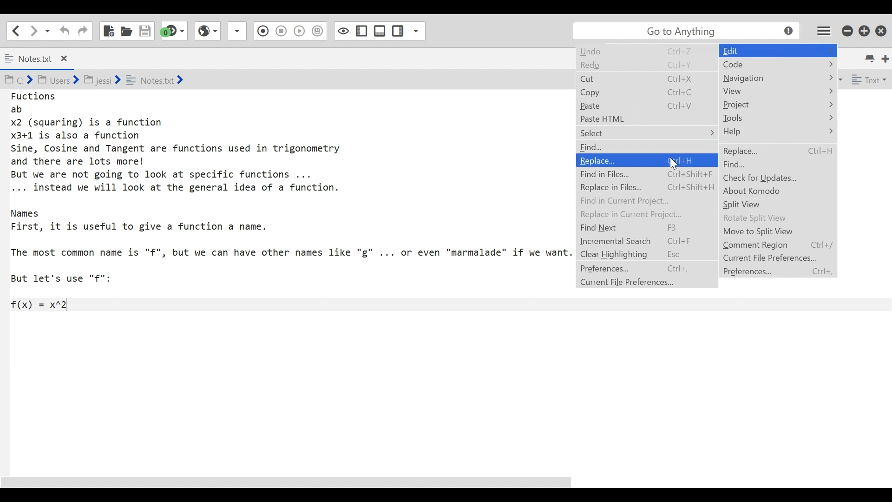 The image size is (892, 502). What do you see at coordinates (637, 269) in the screenshot?
I see `Preferences` at bounding box center [637, 269].